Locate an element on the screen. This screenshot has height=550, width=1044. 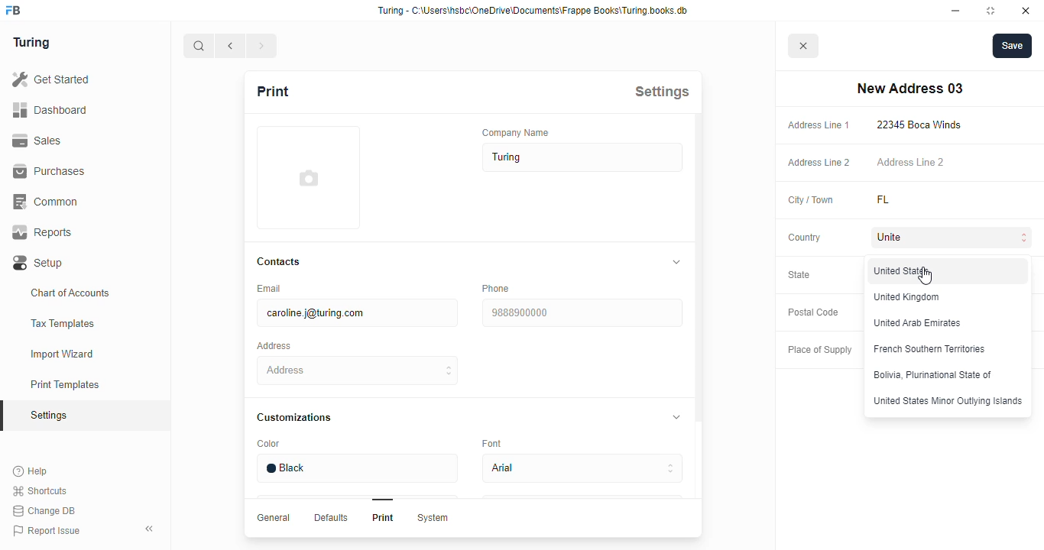
arial is located at coordinates (582, 469).